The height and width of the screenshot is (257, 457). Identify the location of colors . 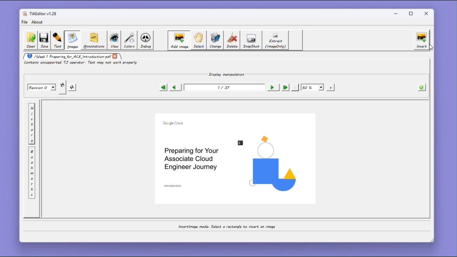
(129, 40).